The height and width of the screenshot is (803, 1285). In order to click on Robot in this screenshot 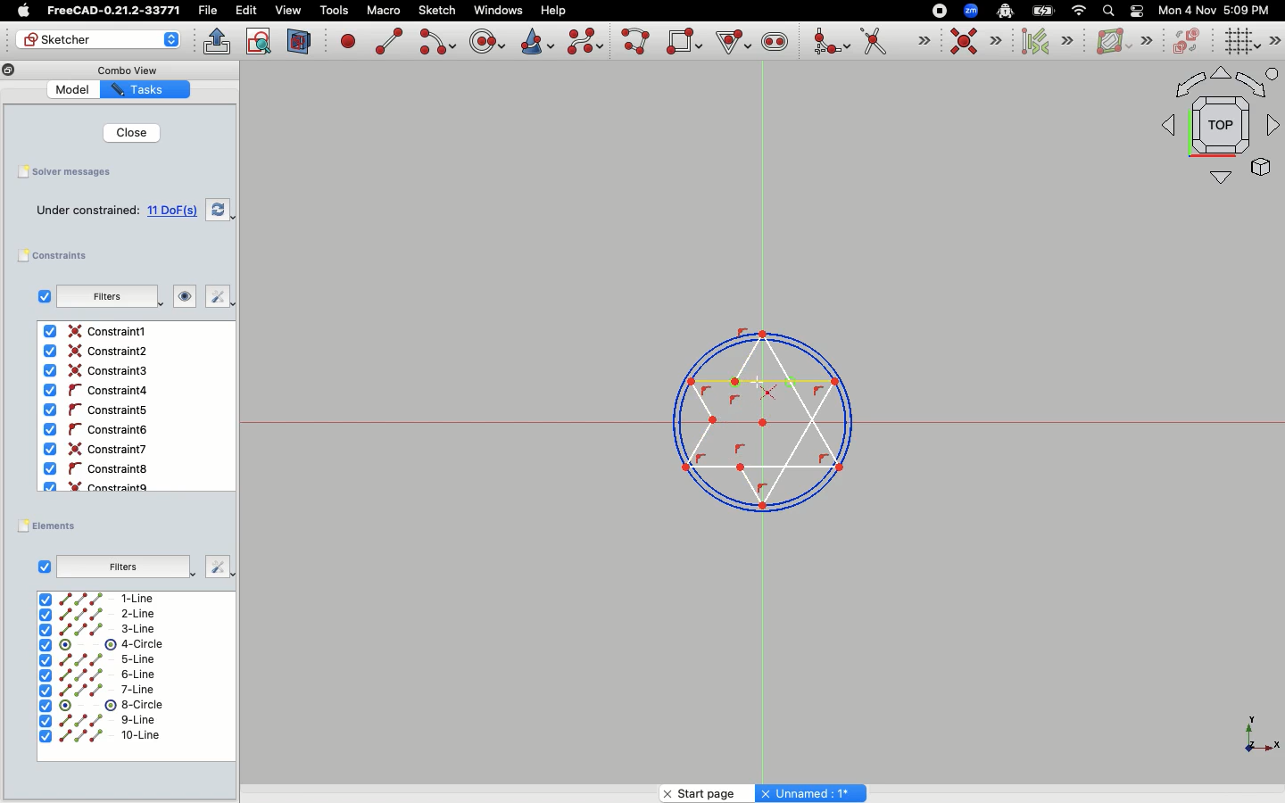, I will do `click(1005, 12)`.